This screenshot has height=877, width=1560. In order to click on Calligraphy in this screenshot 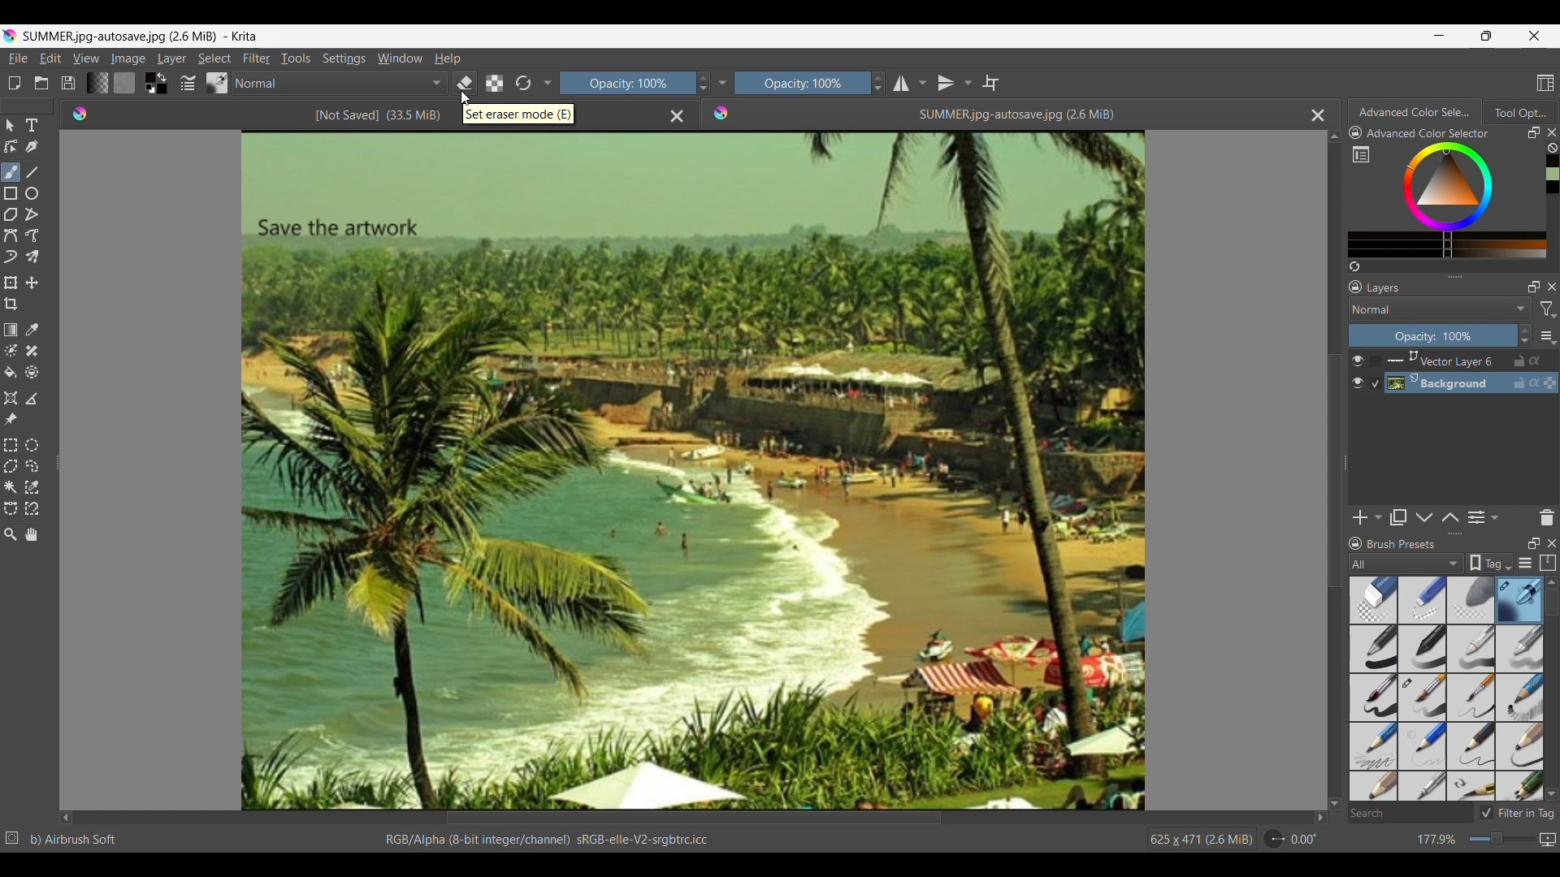, I will do `click(32, 147)`.